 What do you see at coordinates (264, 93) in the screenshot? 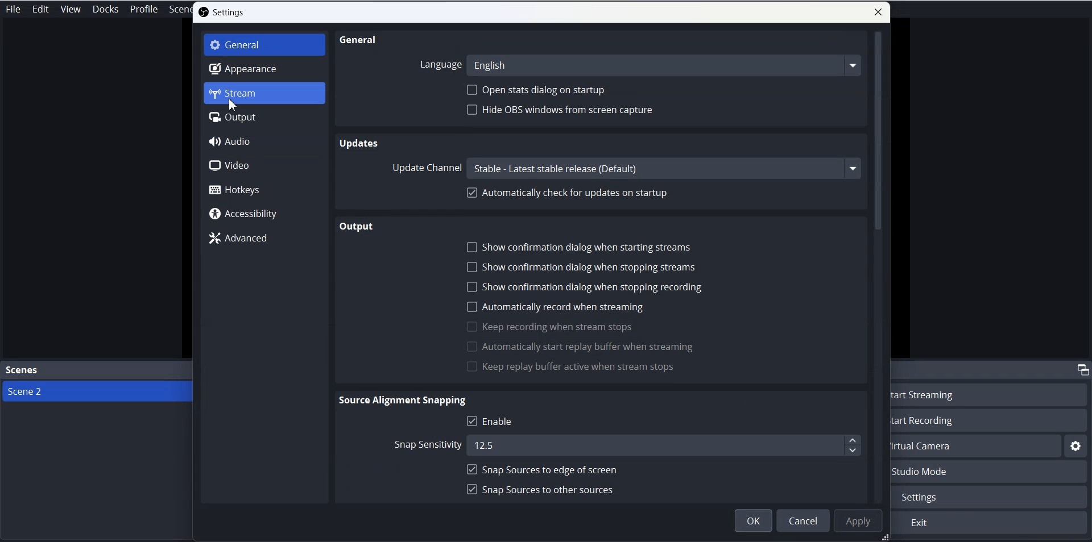
I see `Stream` at bounding box center [264, 93].